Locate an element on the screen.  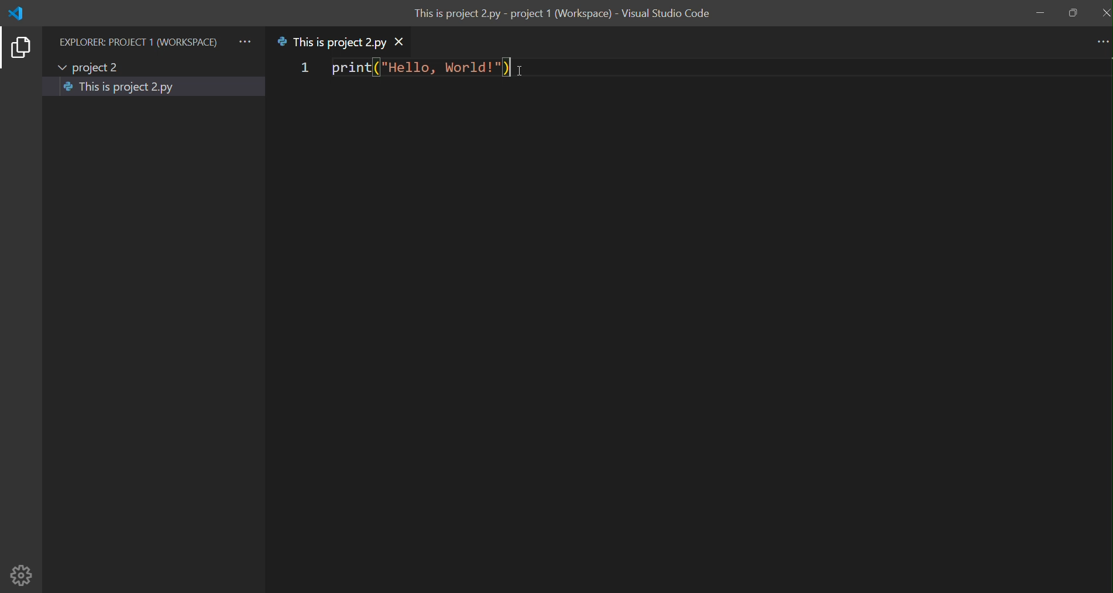
close file is located at coordinates (404, 43).